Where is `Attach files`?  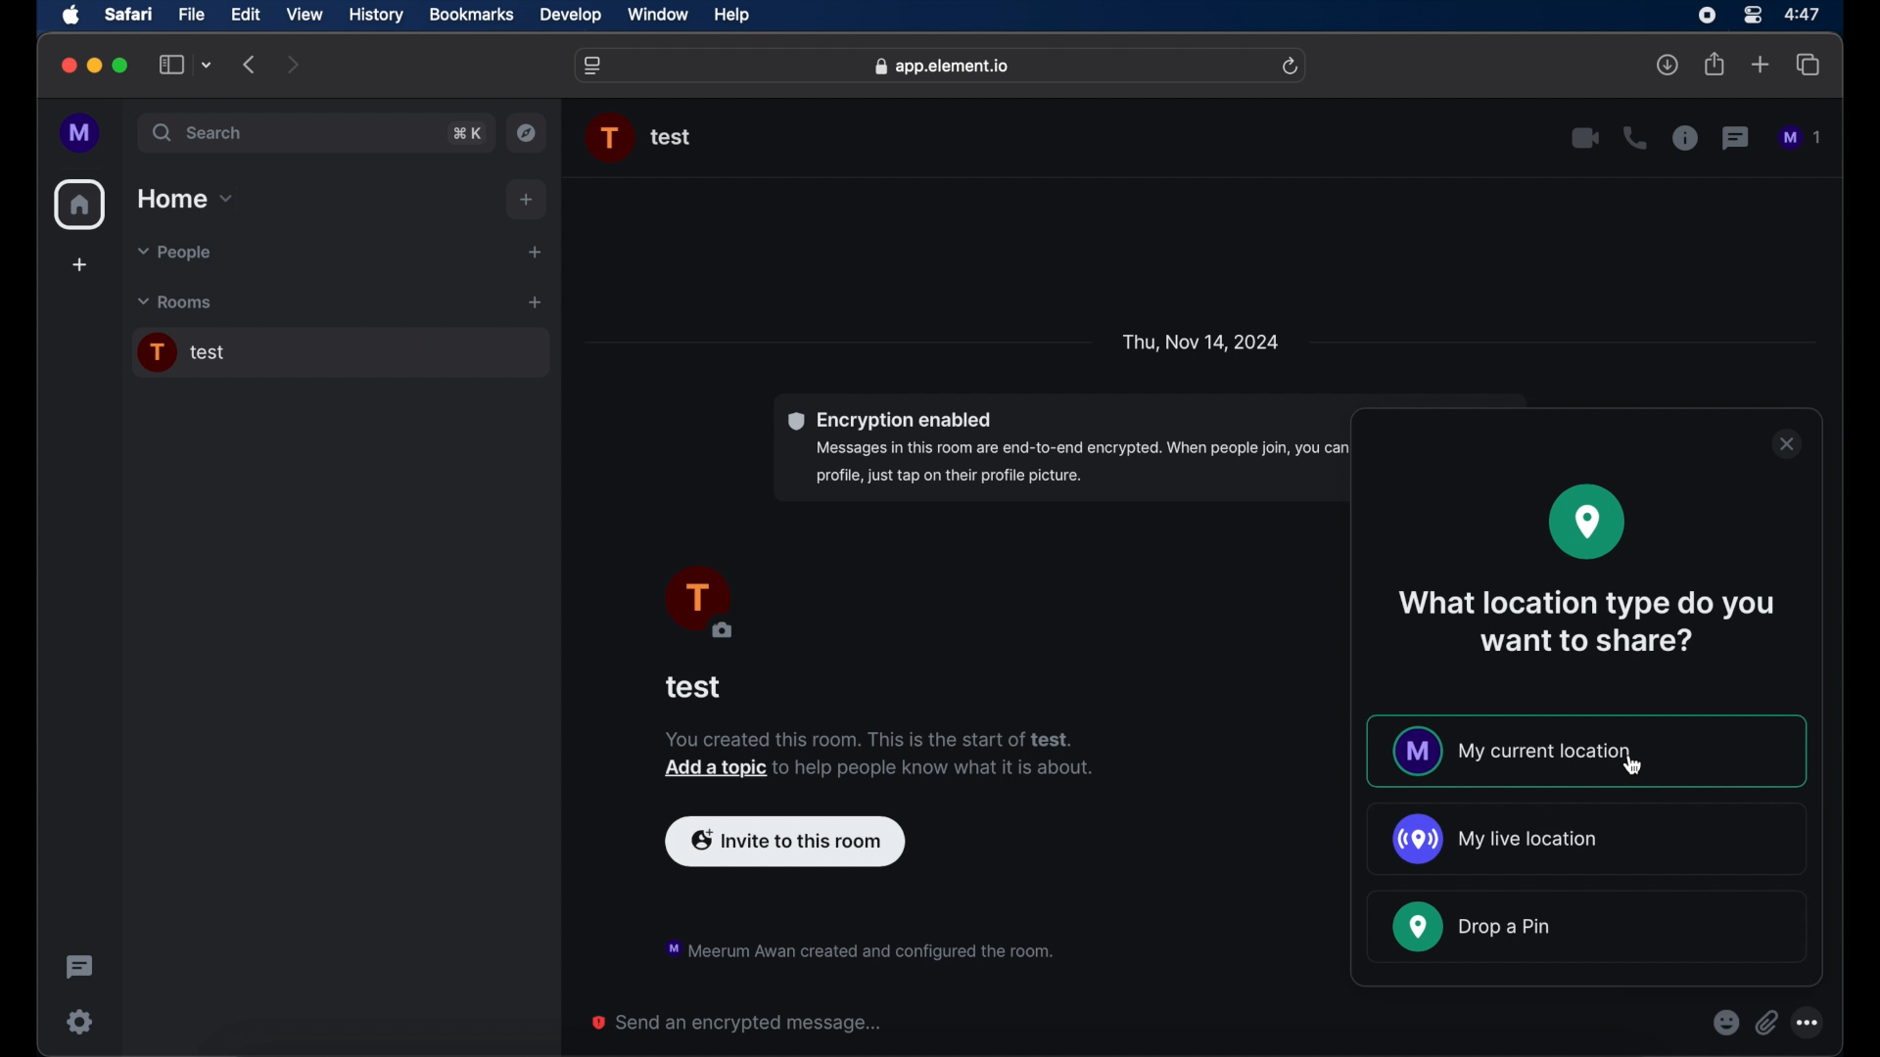
Attach files is located at coordinates (1770, 1023).